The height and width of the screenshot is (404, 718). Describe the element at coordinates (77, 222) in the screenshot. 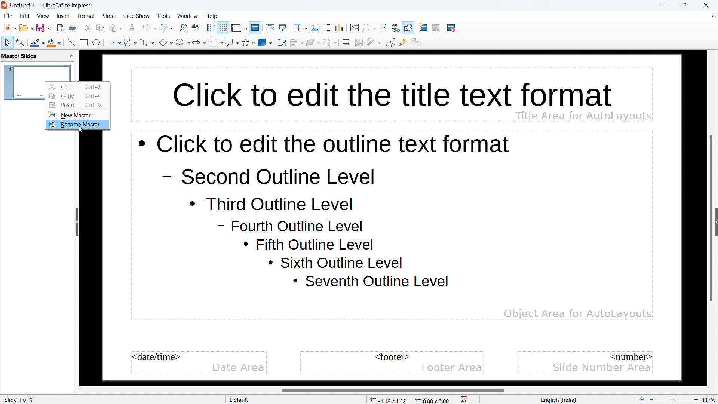

I see `hide sidebar` at that location.